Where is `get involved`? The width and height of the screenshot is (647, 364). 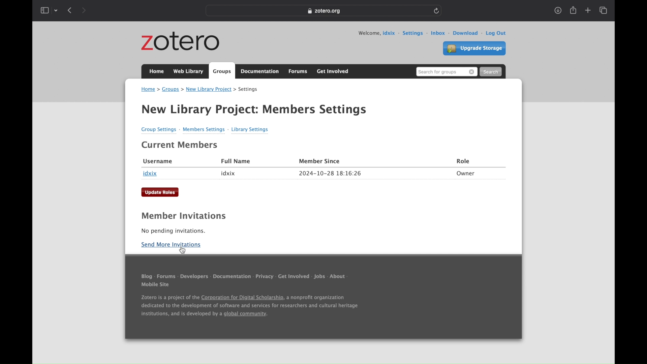
get involved is located at coordinates (332, 70).